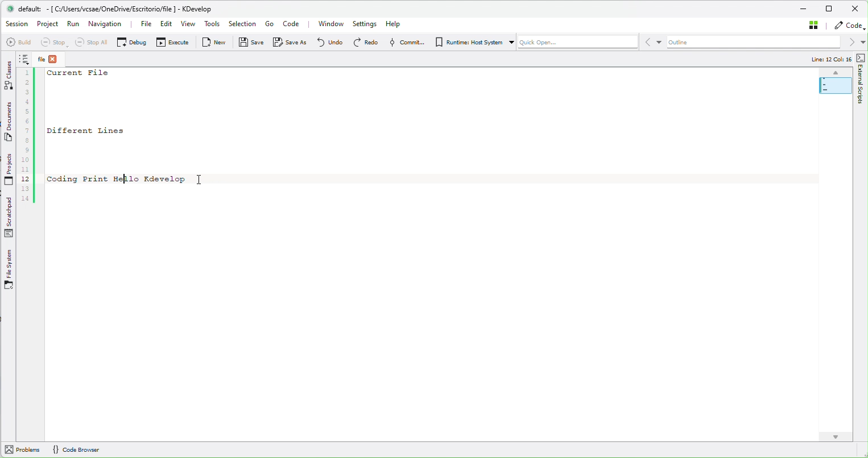 The width and height of the screenshot is (868, 458). Describe the element at coordinates (295, 24) in the screenshot. I see `Code` at that location.